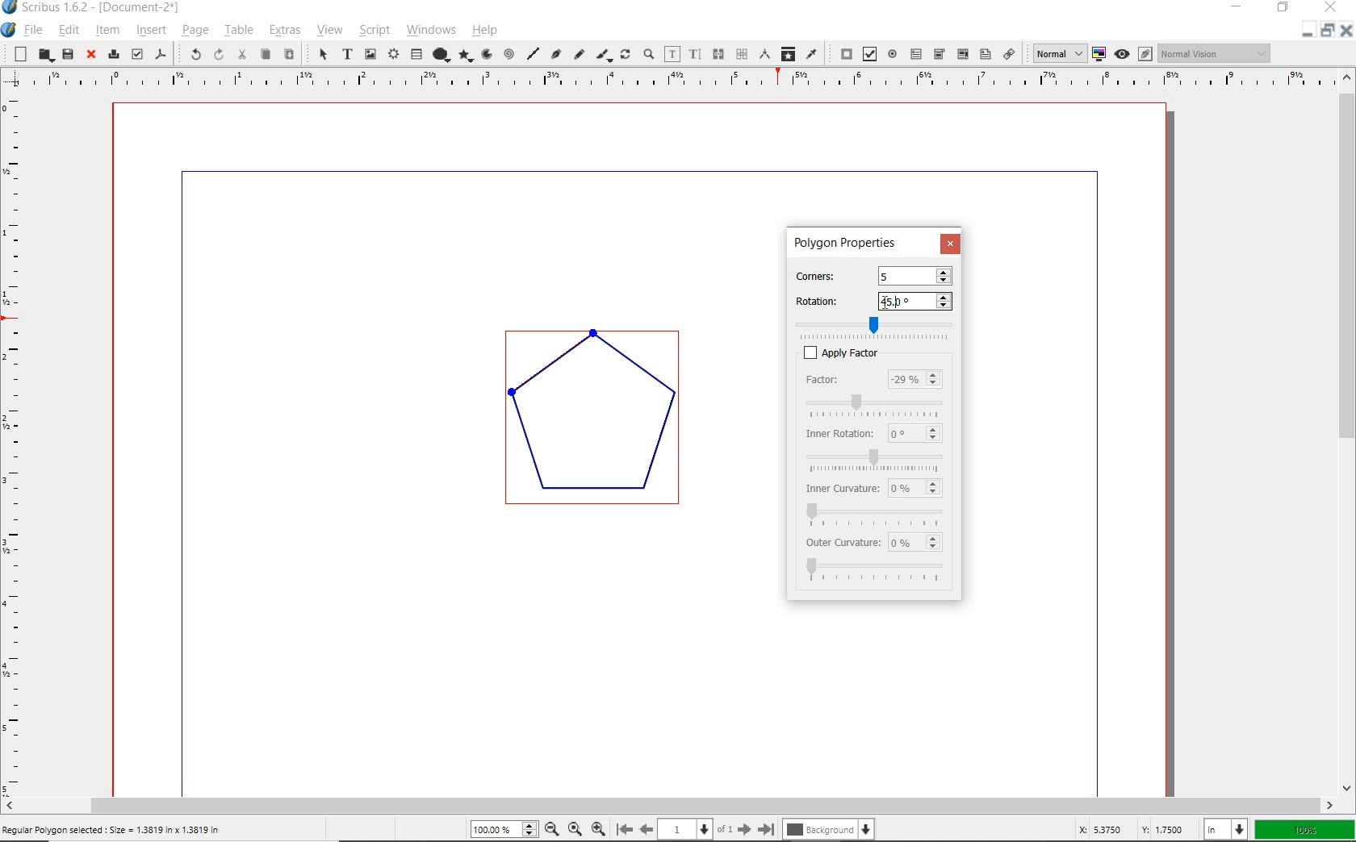 This screenshot has width=1356, height=842. I want to click on eye dropper, so click(812, 53).